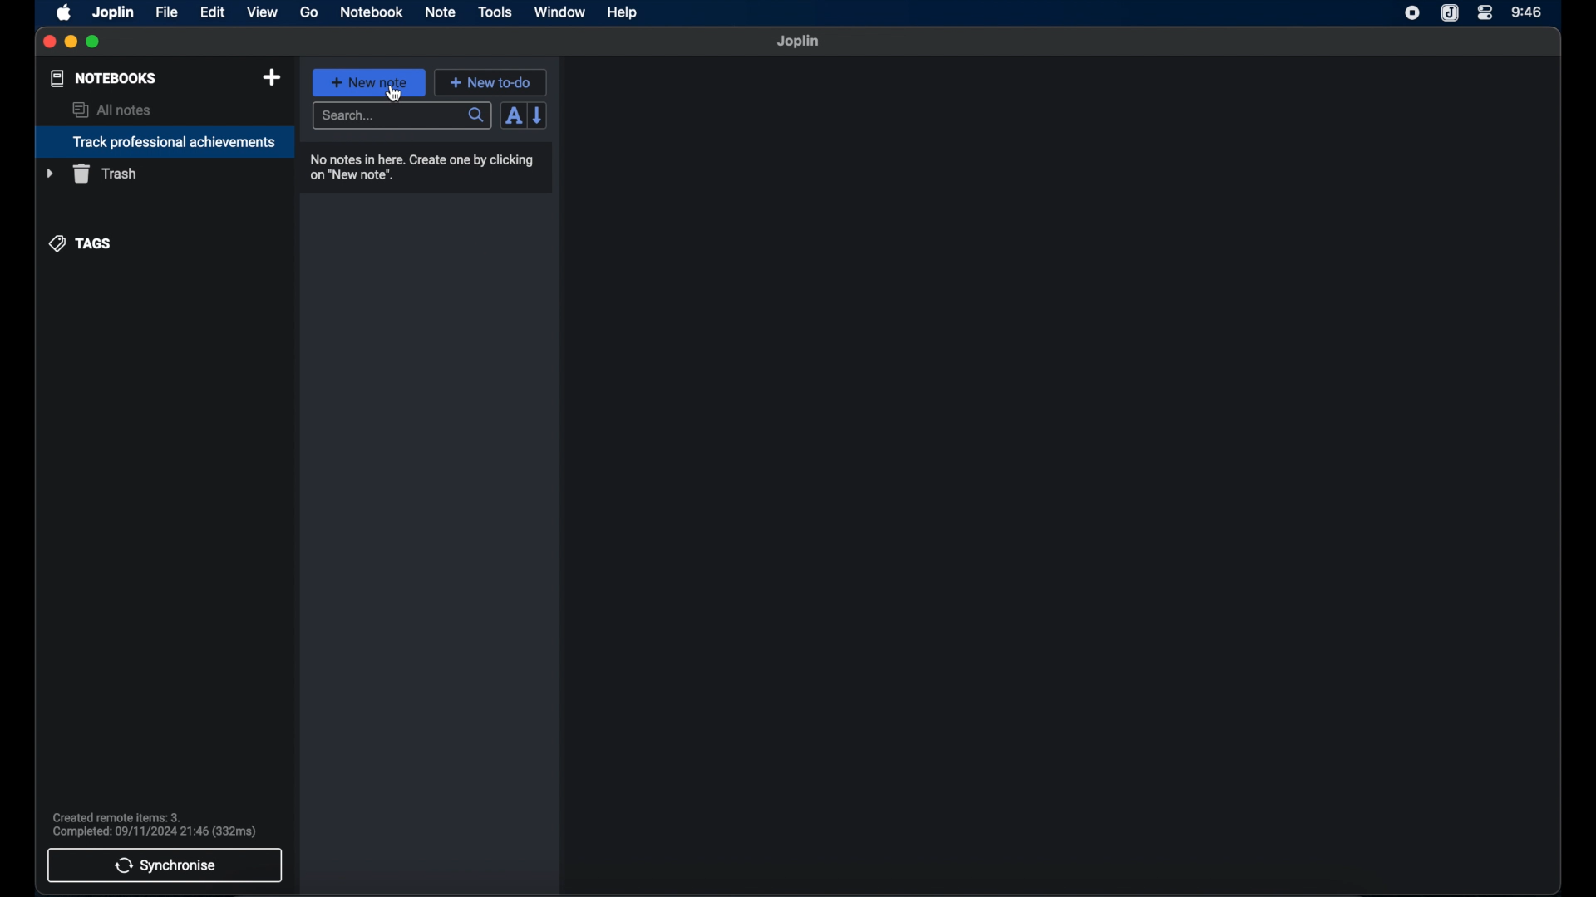 This screenshot has width=1596, height=897. What do you see at coordinates (81, 243) in the screenshot?
I see `tags` at bounding box center [81, 243].